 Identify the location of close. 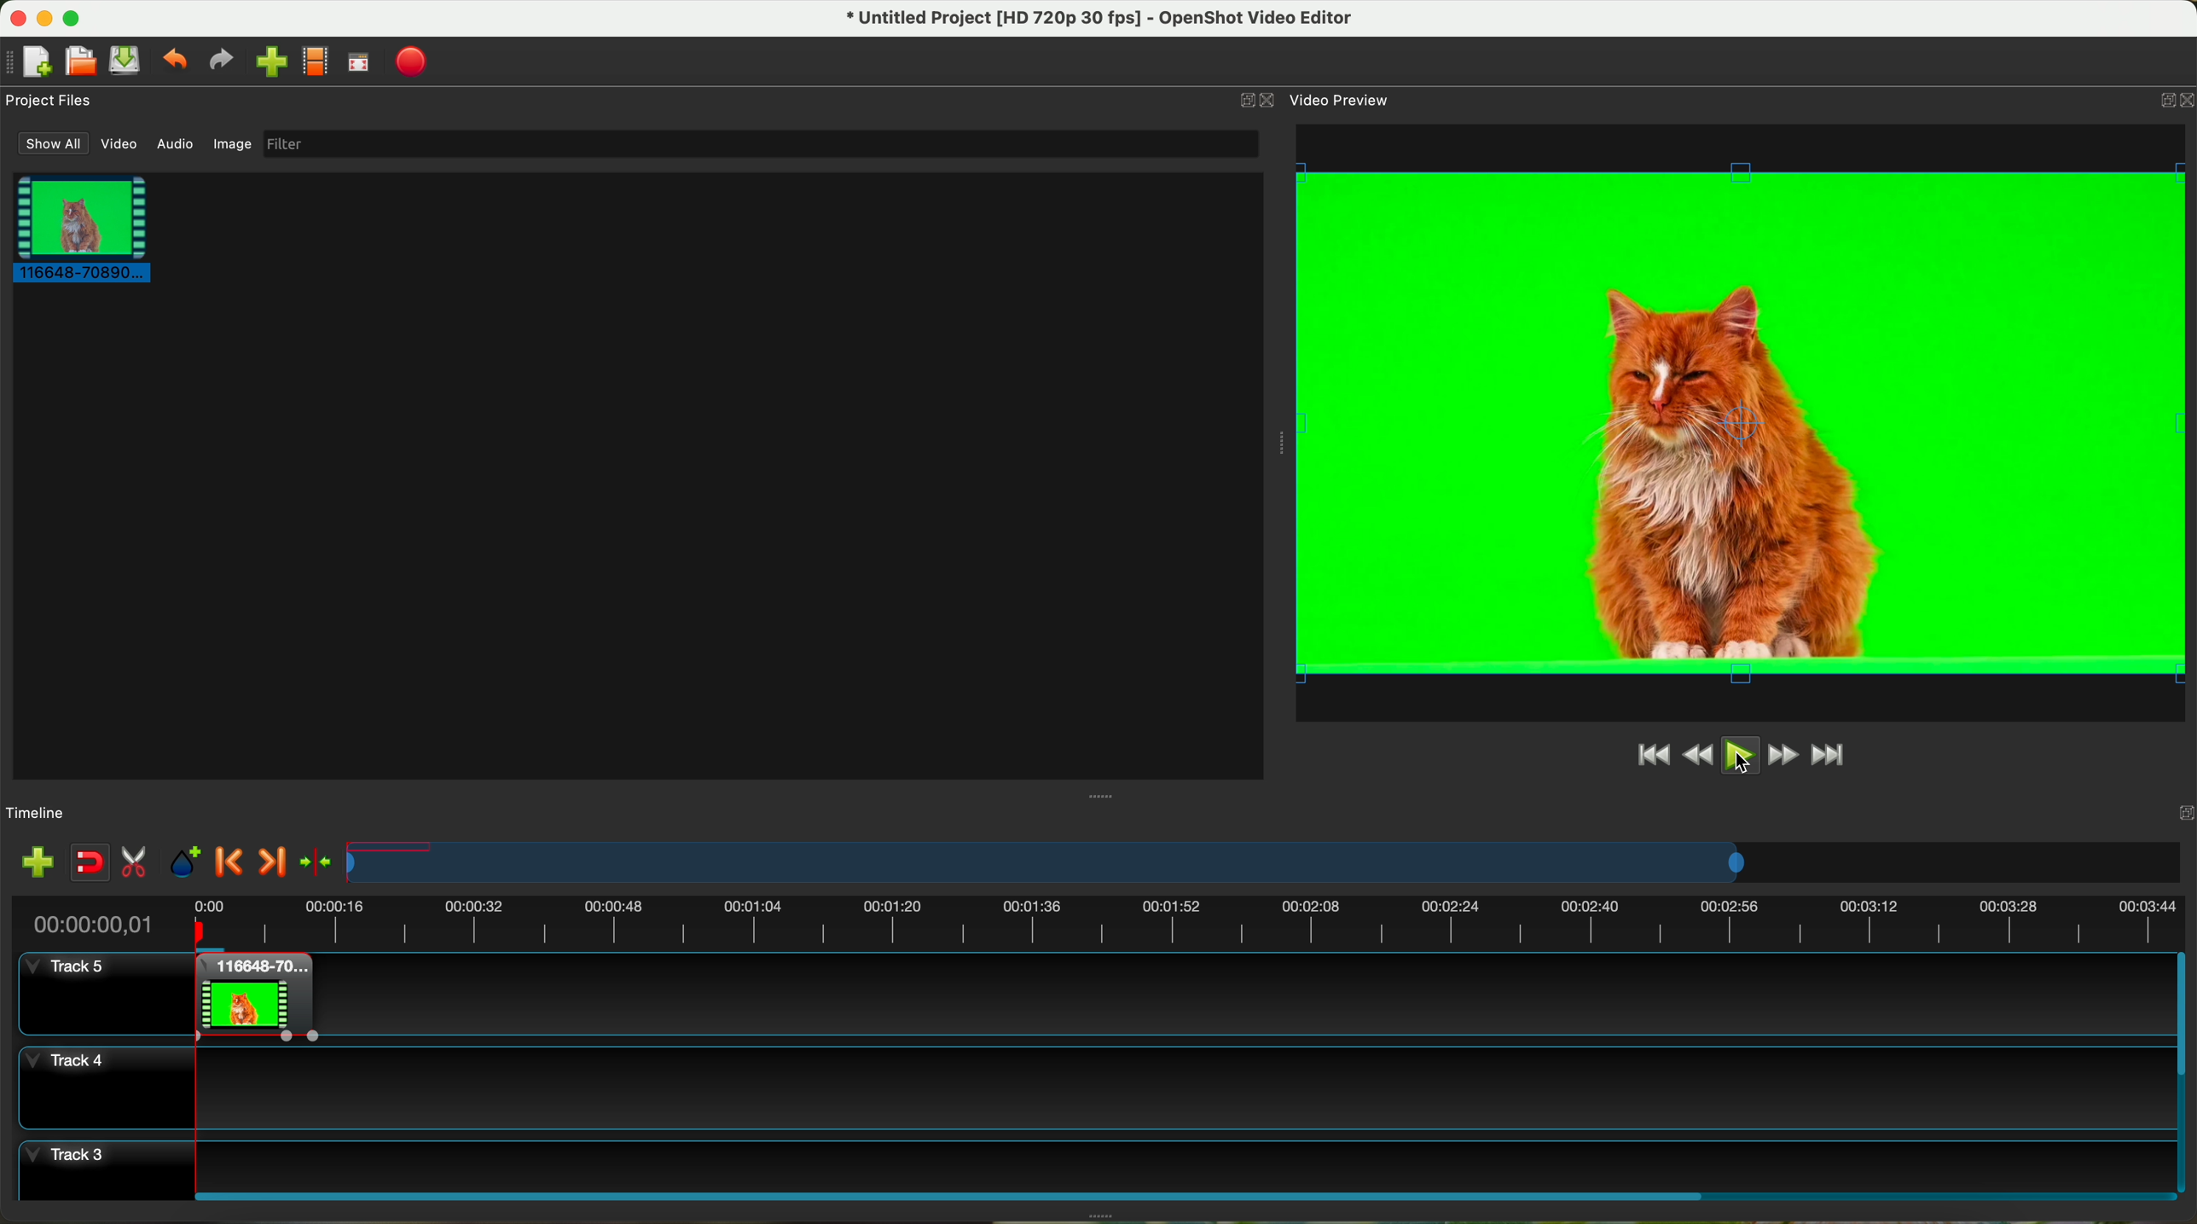
(2172, 103).